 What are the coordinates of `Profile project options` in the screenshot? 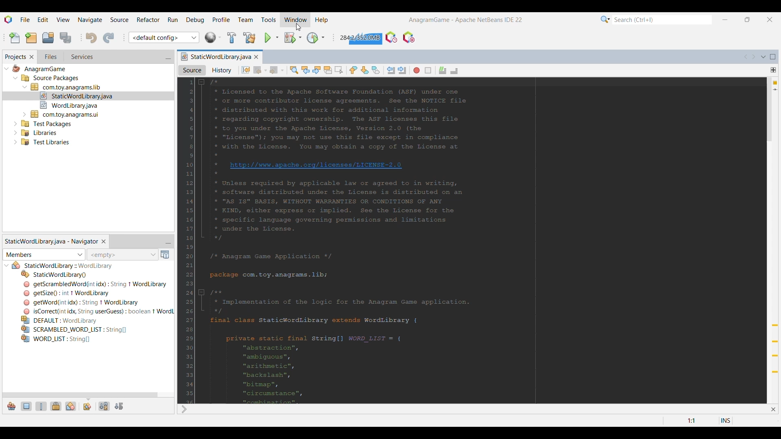 It's located at (323, 37).